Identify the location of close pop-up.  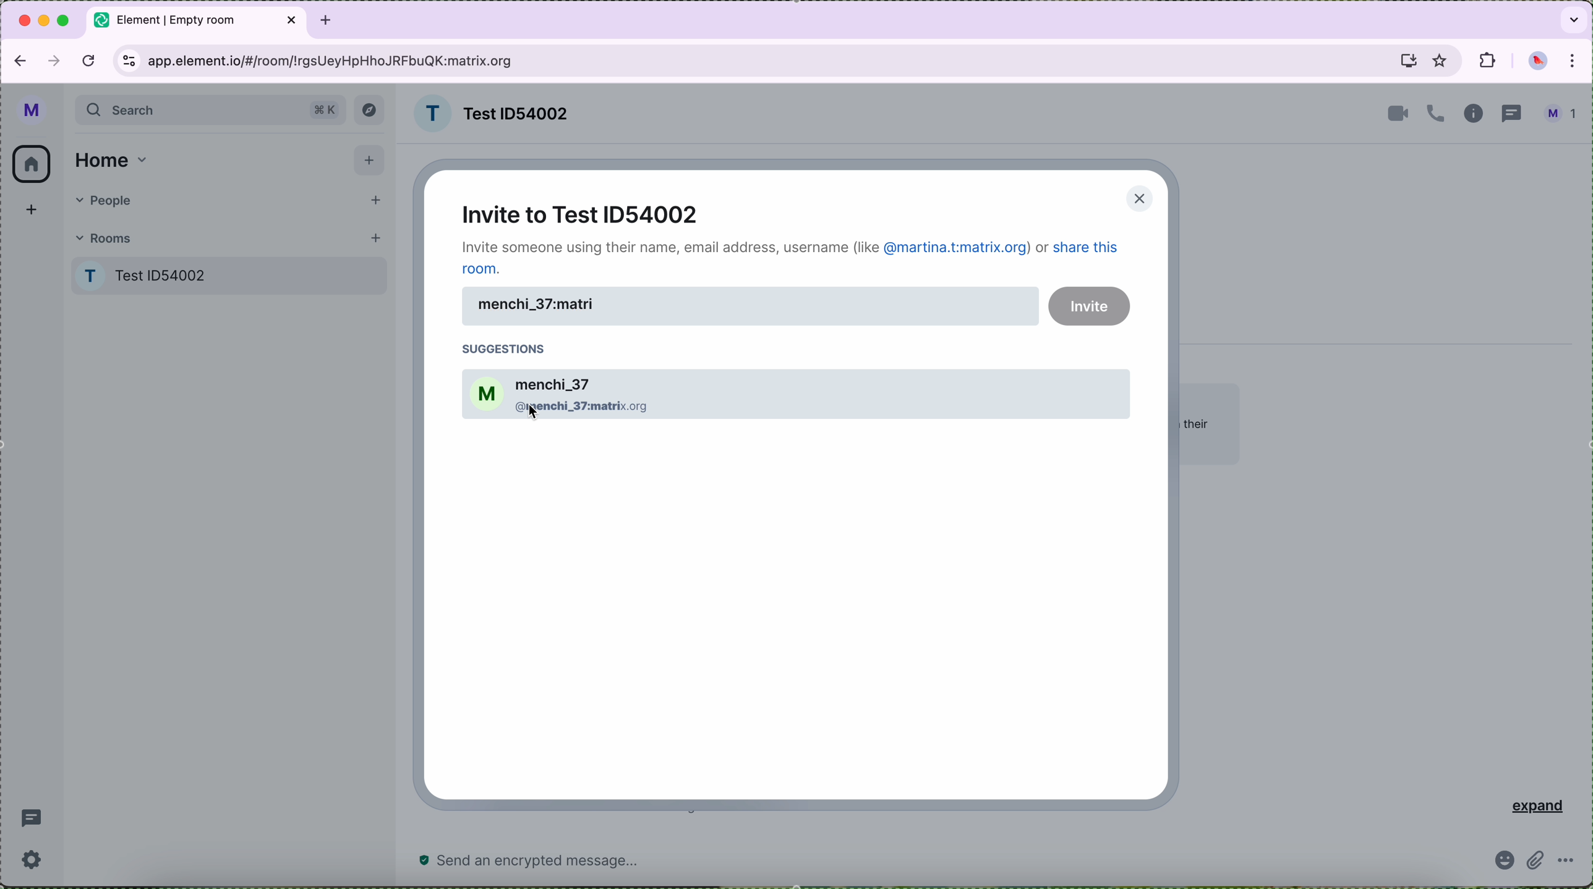
(1135, 198).